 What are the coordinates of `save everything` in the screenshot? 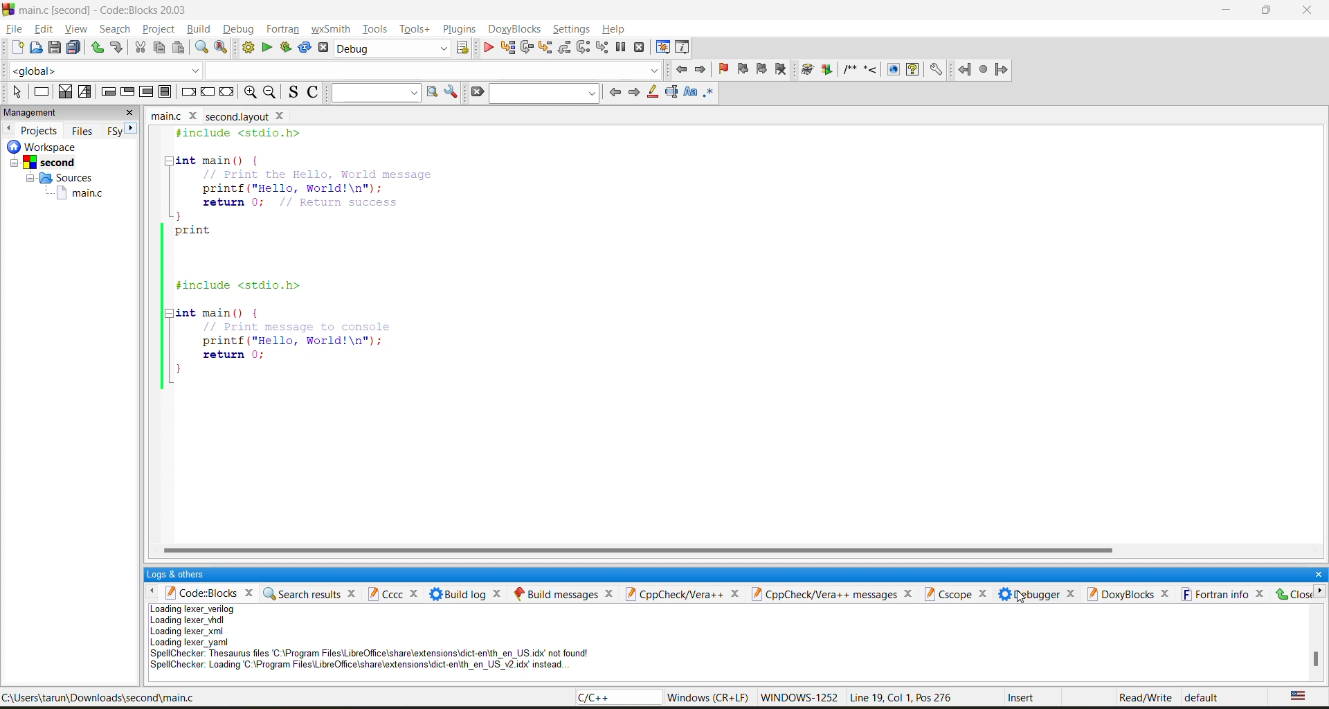 It's located at (73, 48).